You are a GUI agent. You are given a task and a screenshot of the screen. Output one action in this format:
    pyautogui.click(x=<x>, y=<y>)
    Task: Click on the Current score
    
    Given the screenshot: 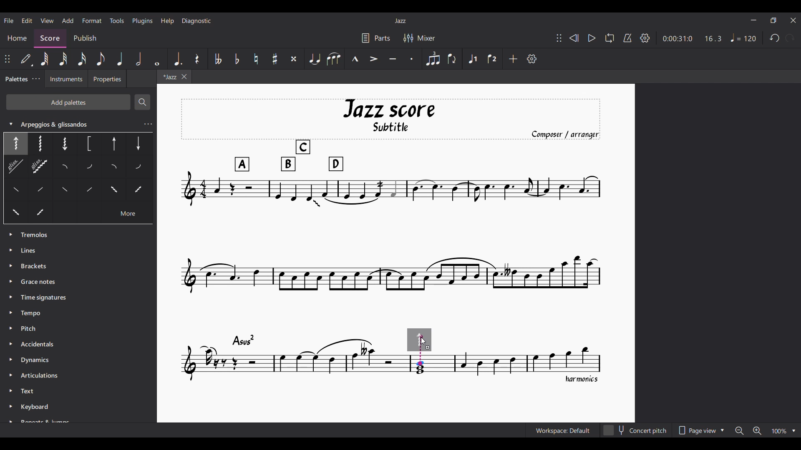 What is the action you would take?
    pyautogui.click(x=392, y=242)
    